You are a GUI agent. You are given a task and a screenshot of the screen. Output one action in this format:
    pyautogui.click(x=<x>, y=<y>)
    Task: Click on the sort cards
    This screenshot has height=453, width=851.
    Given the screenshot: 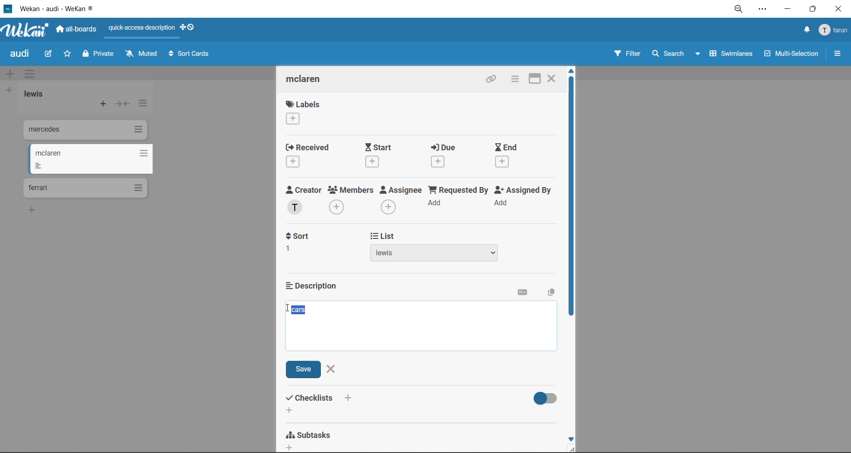 What is the action you would take?
    pyautogui.click(x=188, y=56)
    